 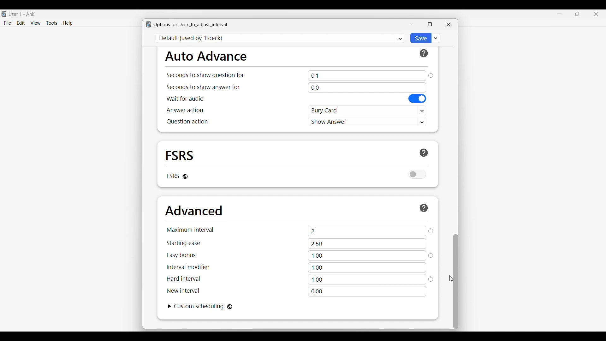 What do you see at coordinates (172, 176) in the screenshot?
I see `Indicates FSRS toggle` at bounding box center [172, 176].